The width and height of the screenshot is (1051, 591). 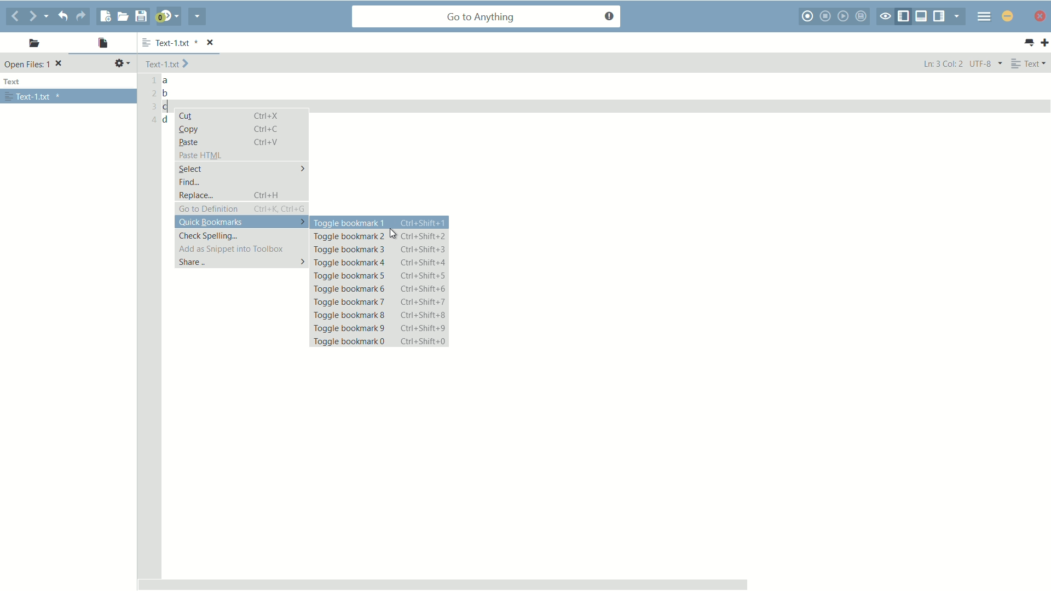 What do you see at coordinates (380, 223) in the screenshot?
I see `toggle bookmark 1` at bounding box center [380, 223].